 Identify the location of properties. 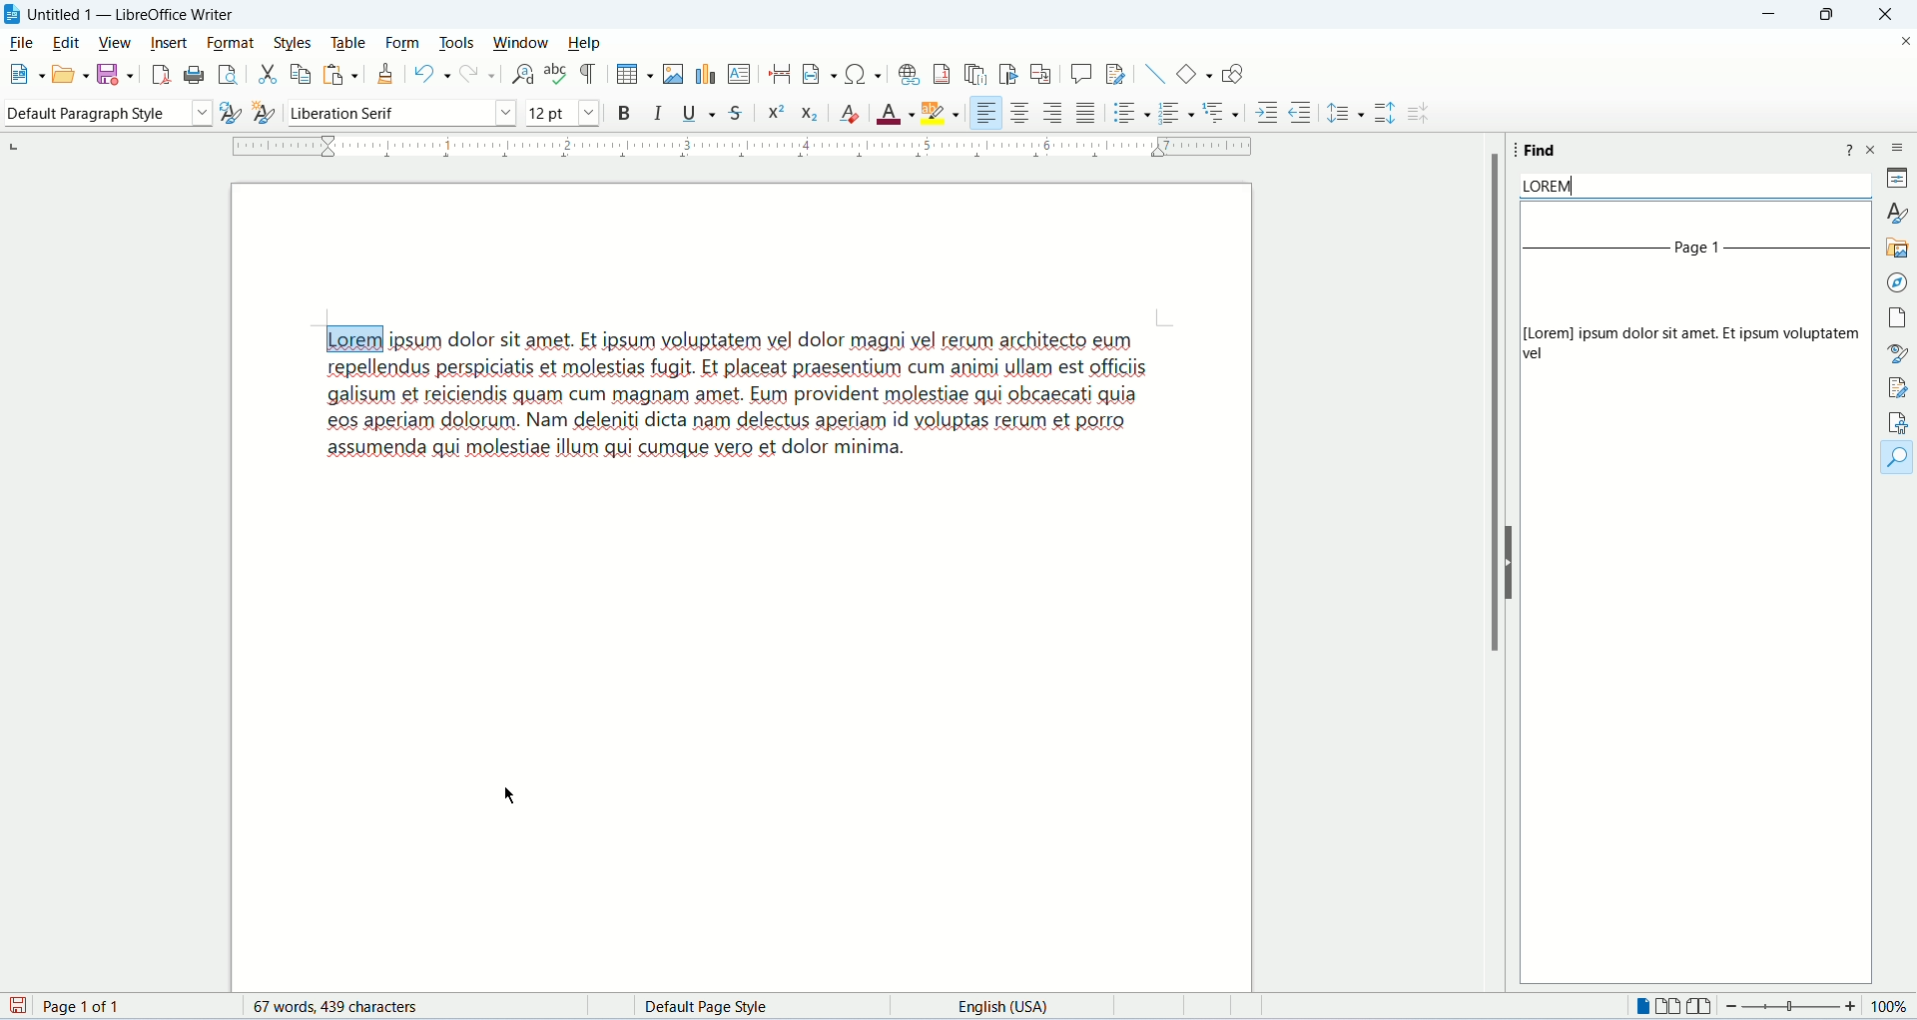
(1897, 180).